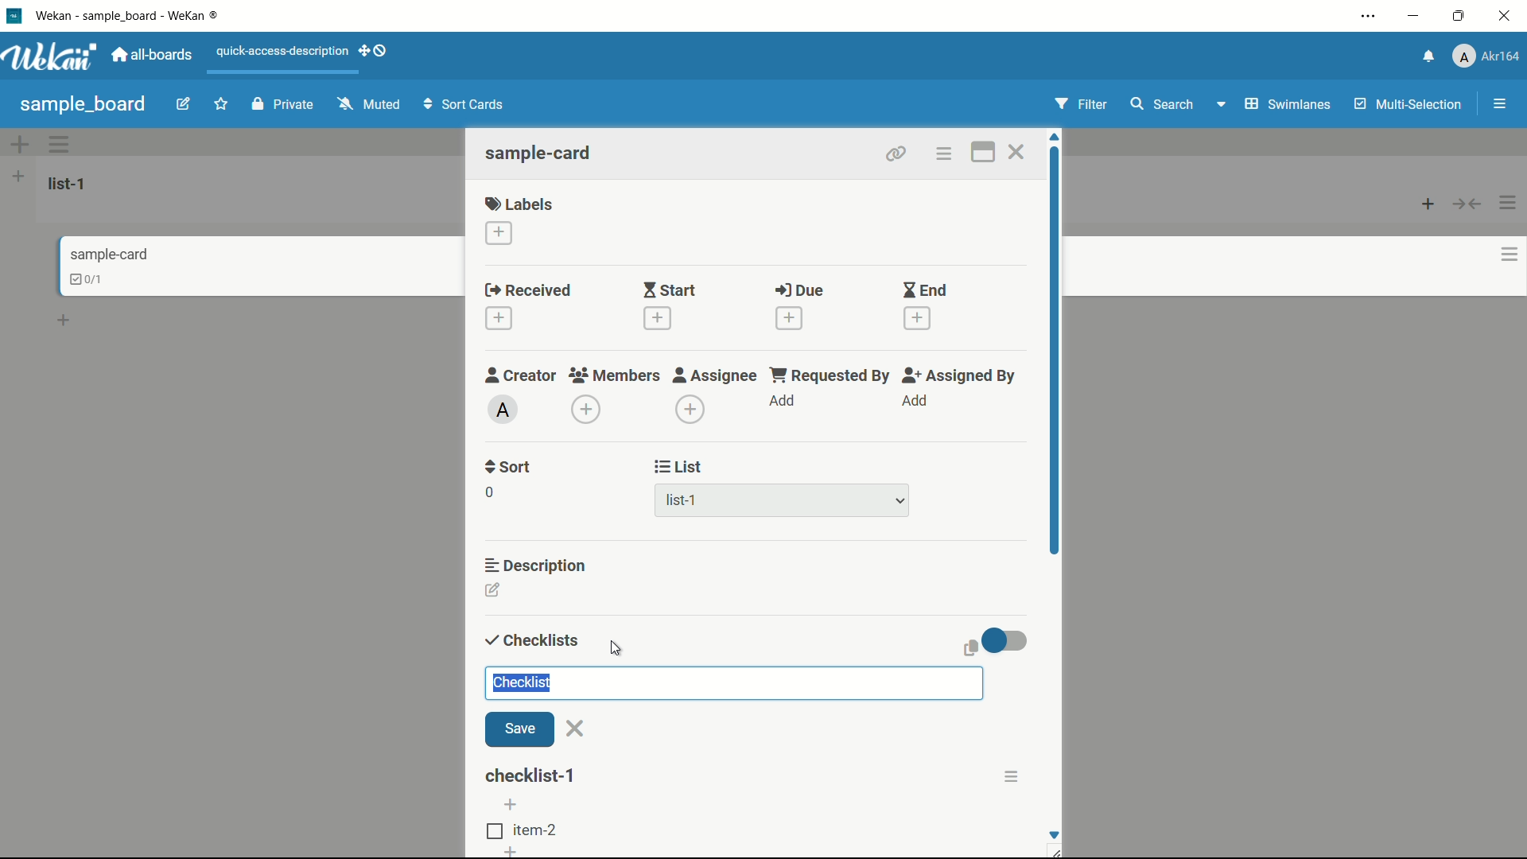 The width and height of the screenshot is (1527, 859). Describe the element at coordinates (715, 375) in the screenshot. I see `assignee` at that location.